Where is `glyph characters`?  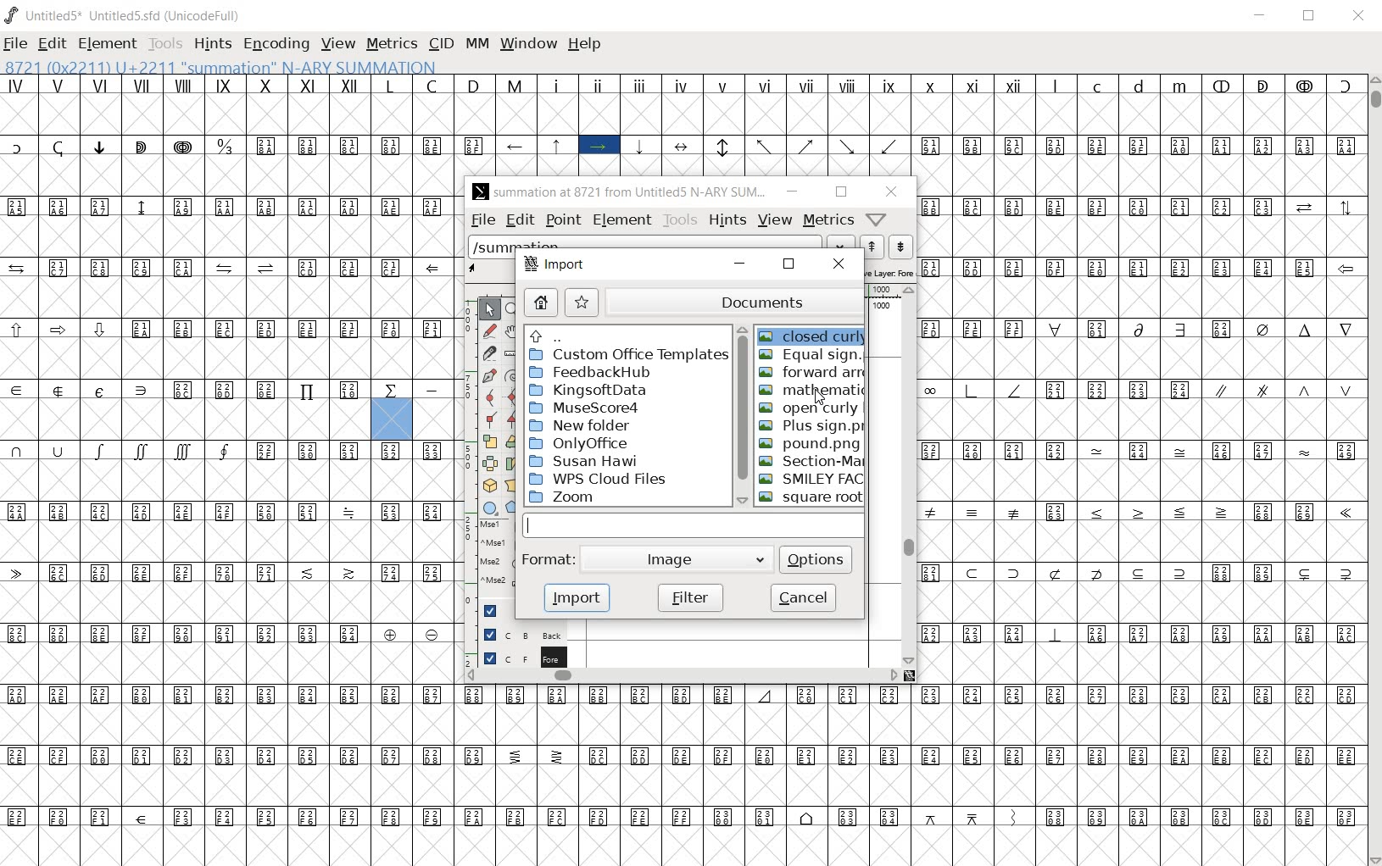 glyph characters is located at coordinates (909, 125).